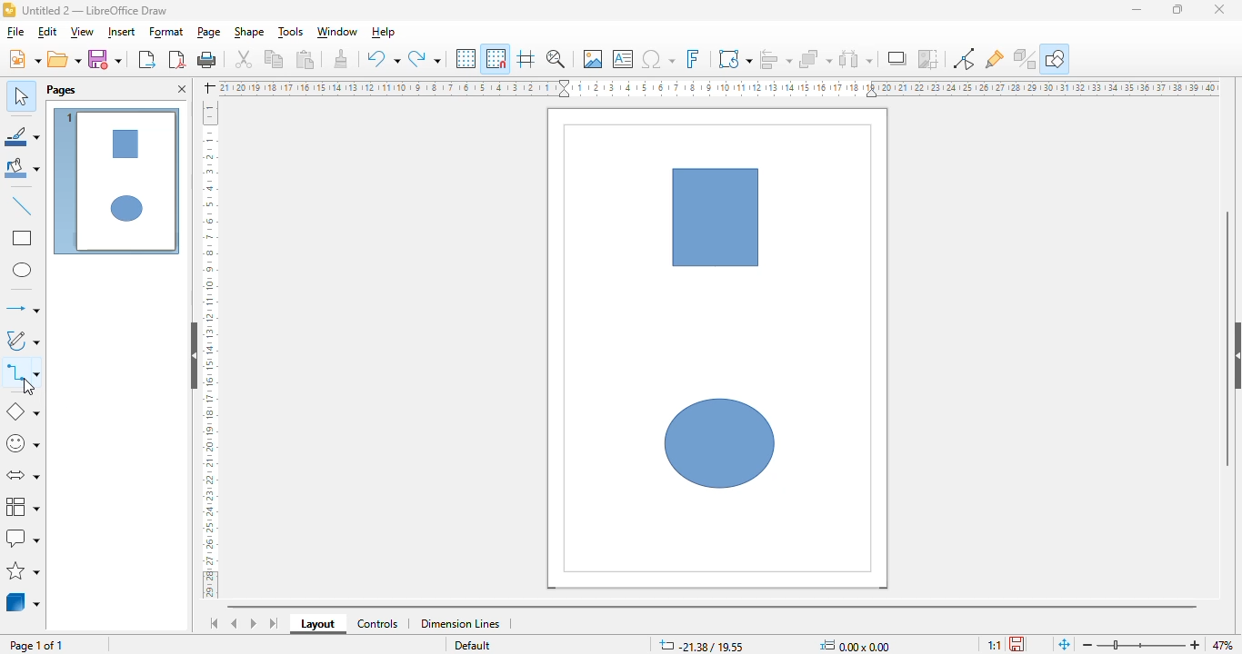 This screenshot has width=1242, height=654. I want to click on select at least three objects to distribute, so click(856, 59).